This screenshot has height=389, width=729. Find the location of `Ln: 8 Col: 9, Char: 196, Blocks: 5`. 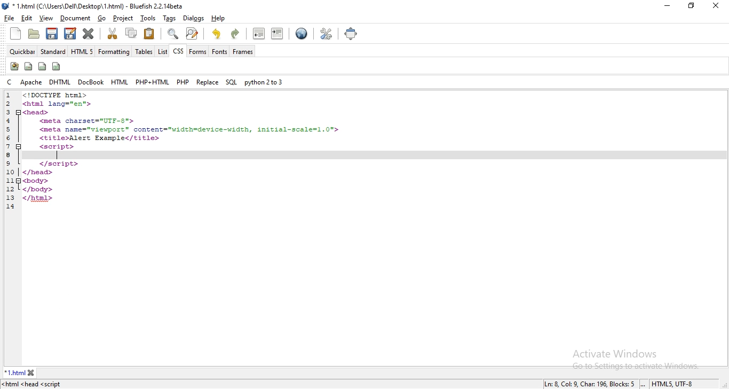

Ln: 8 Col: 9, Char: 196, Blocks: 5 is located at coordinates (591, 384).